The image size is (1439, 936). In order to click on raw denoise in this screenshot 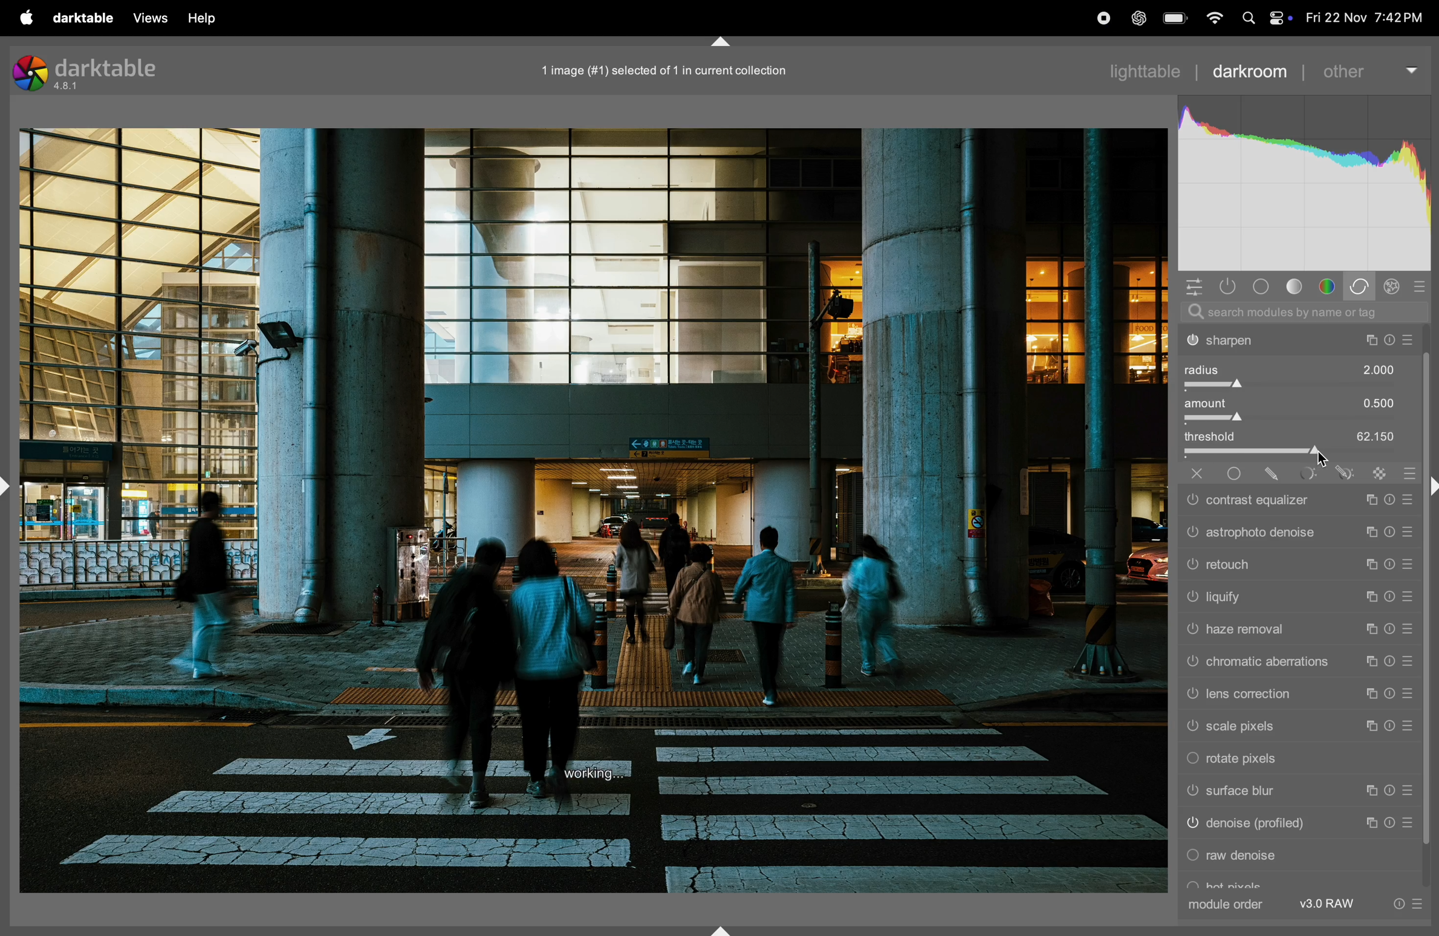, I will do `click(1298, 858)`.